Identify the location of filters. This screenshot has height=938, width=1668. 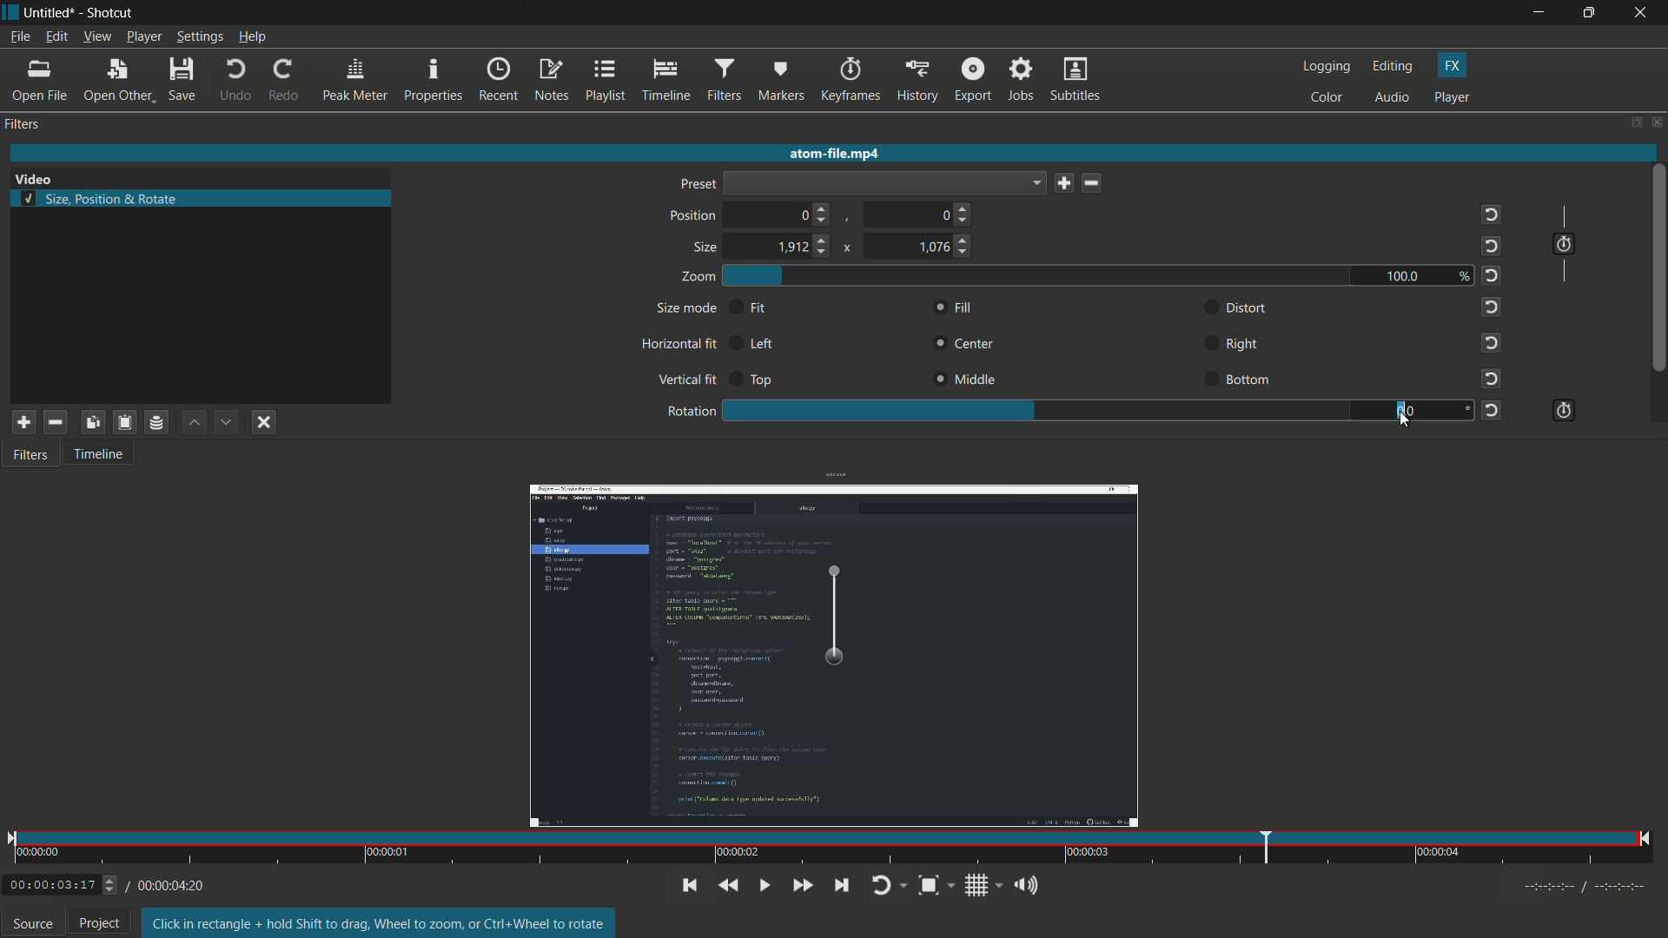
(722, 81).